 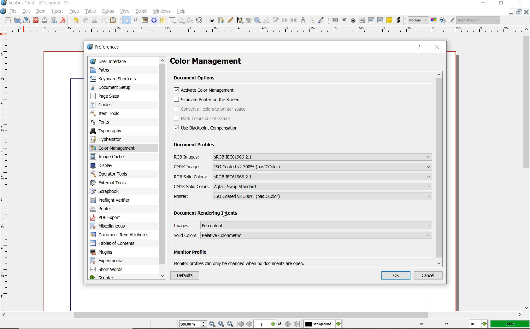 What do you see at coordinates (8, 20) in the screenshot?
I see `new` at bounding box center [8, 20].